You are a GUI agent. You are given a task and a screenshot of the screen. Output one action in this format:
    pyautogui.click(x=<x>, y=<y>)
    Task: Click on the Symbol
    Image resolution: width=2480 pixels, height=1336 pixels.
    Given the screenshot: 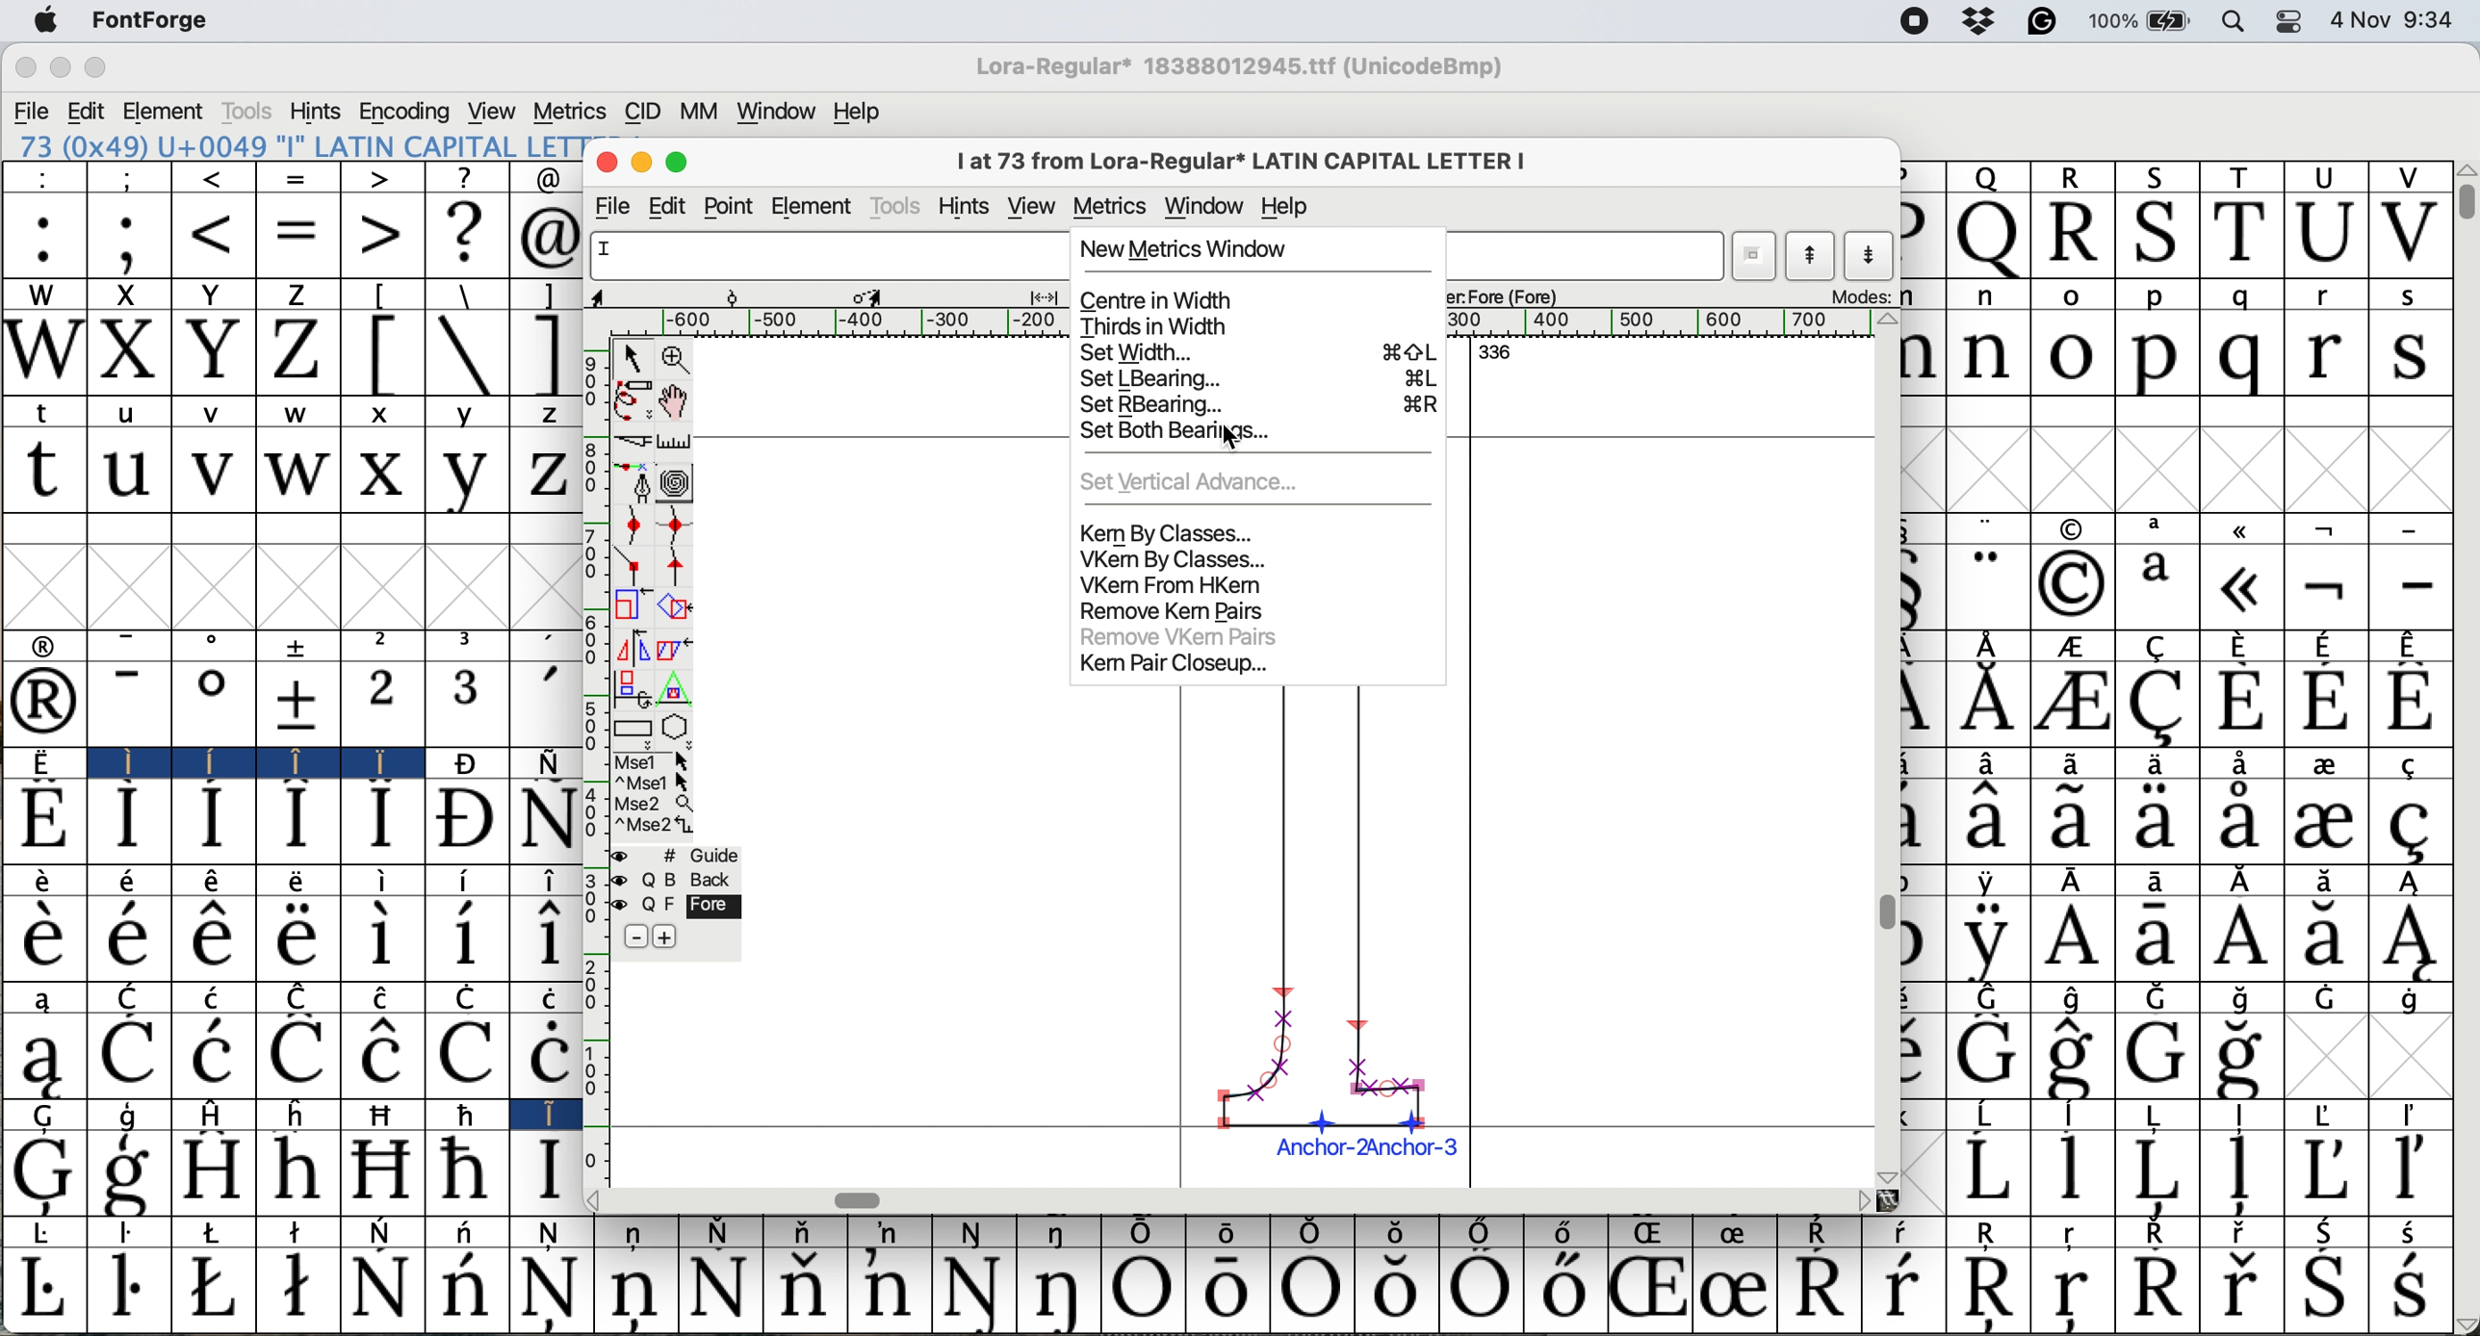 What is the action you would take?
    pyautogui.click(x=2245, y=881)
    